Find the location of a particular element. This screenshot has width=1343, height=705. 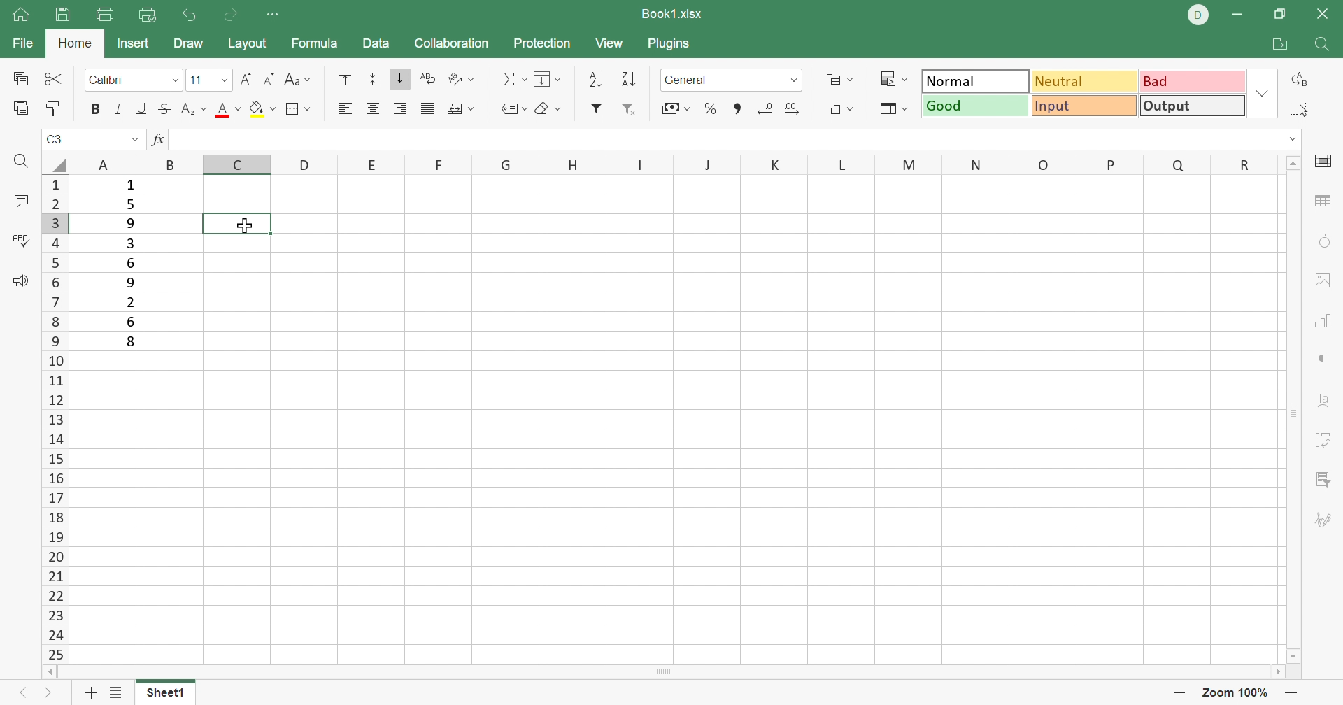

Zoom out is located at coordinates (1178, 695).